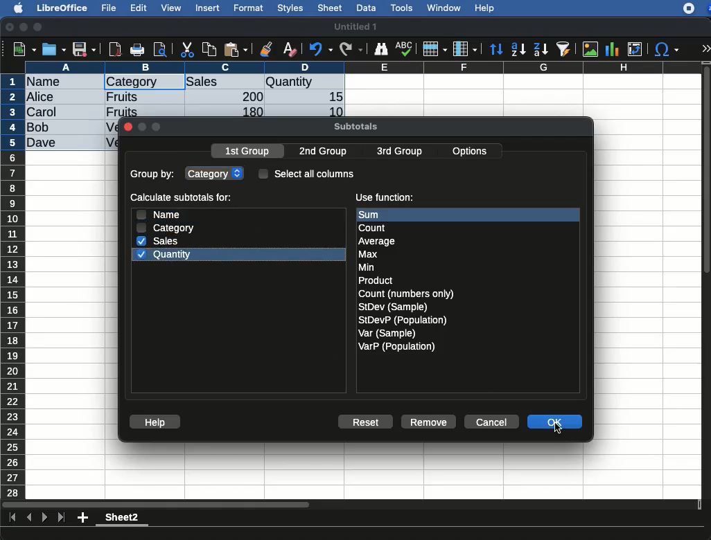 The height and width of the screenshot is (540, 711). What do you see at coordinates (47, 82) in the screenshot?
I see `name` at bounding box center [47, 82].